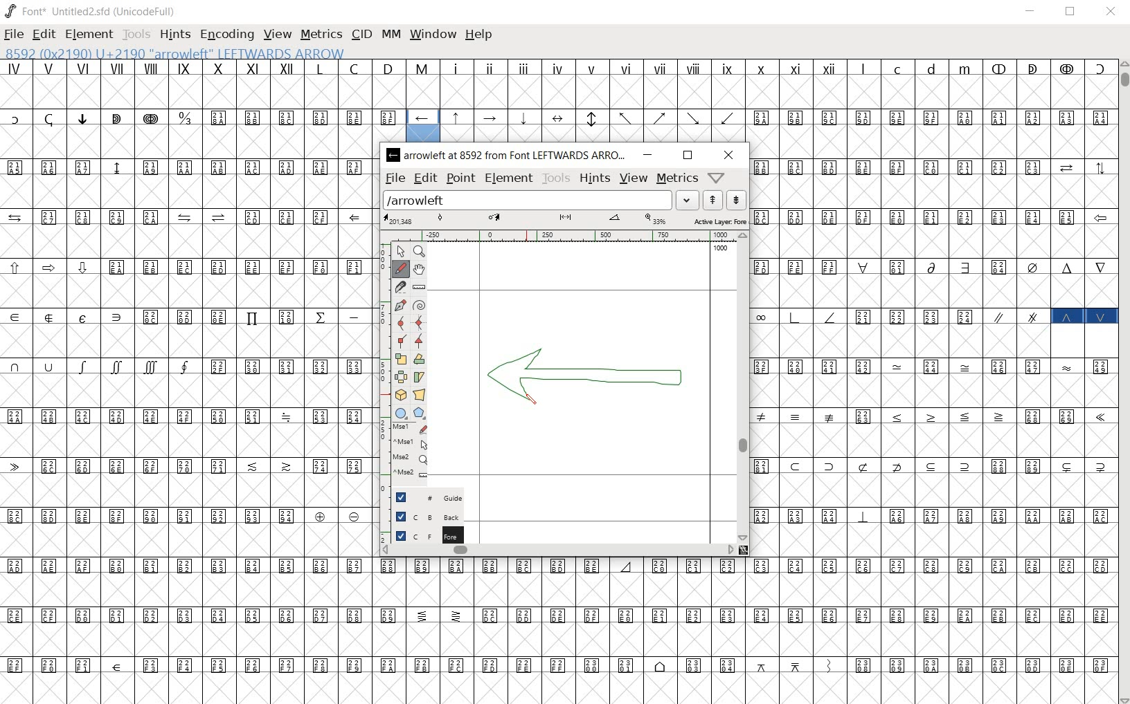  I want to click on cut splines in two, so click(400, 287).